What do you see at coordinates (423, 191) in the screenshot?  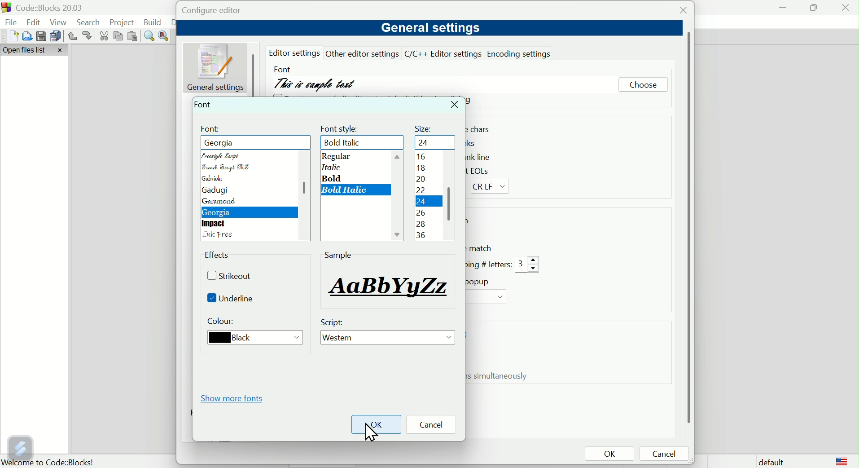 I see `22` at bounding box center [423, 191].